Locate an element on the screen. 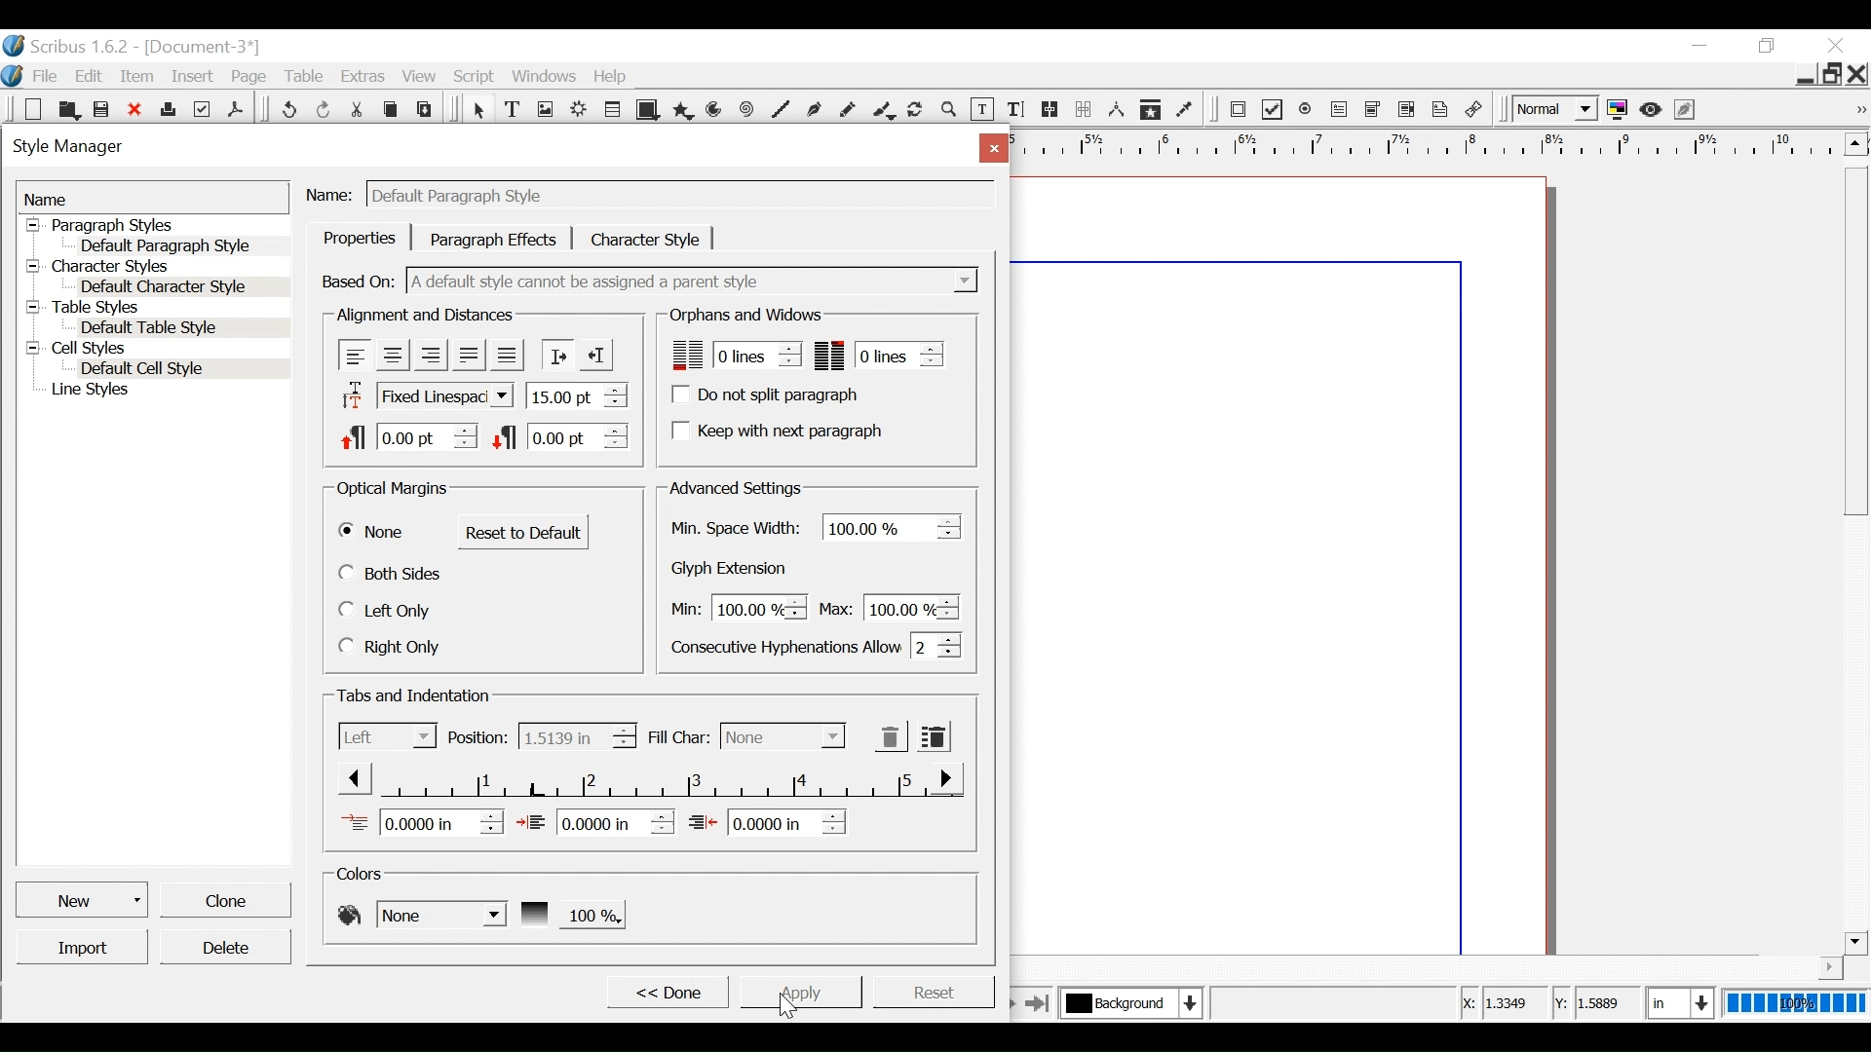  Bezier curve is located at coordinates (814, 112).